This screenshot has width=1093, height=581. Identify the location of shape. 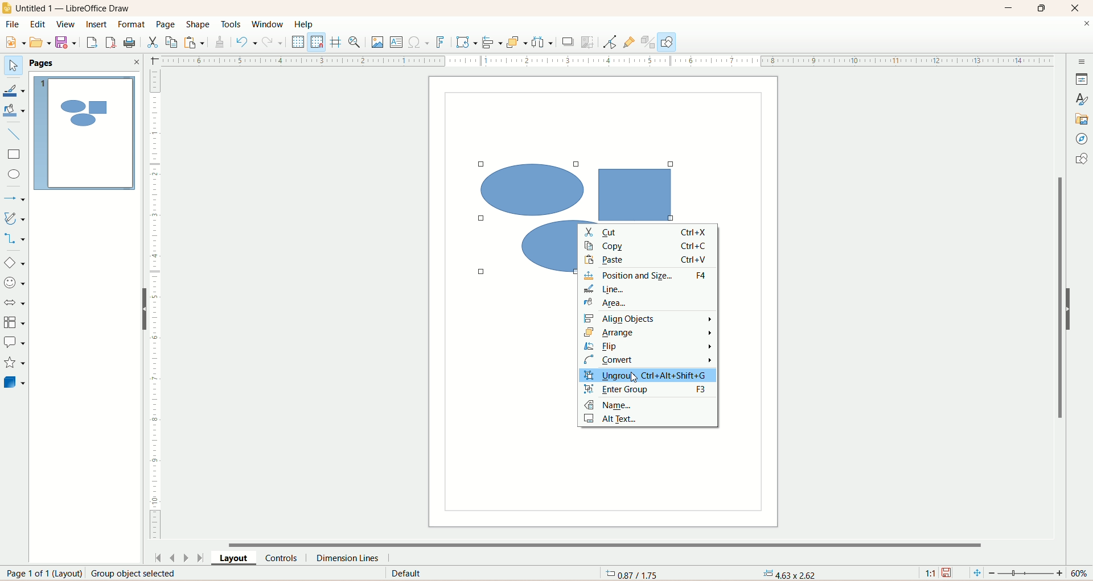
(198, 24).